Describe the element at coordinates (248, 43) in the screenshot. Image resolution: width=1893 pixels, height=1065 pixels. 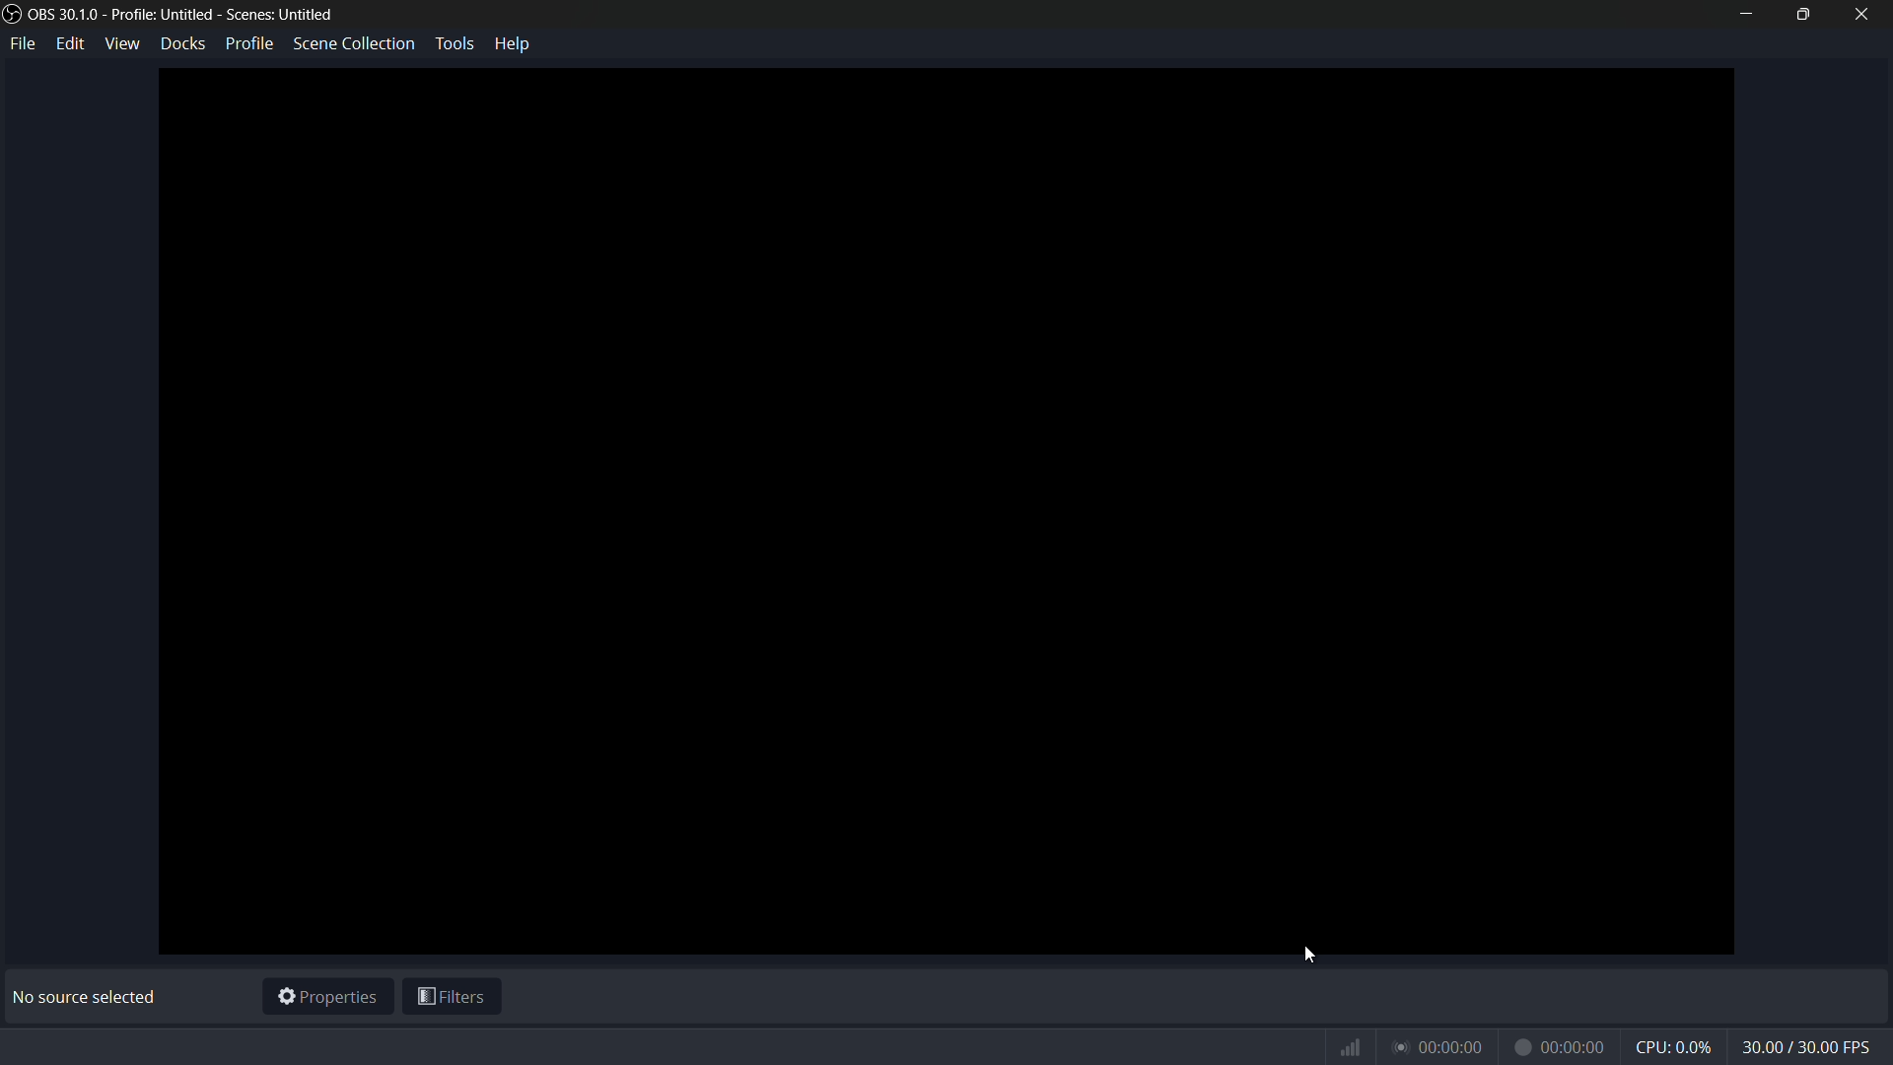
I see `profile menu` at that location.